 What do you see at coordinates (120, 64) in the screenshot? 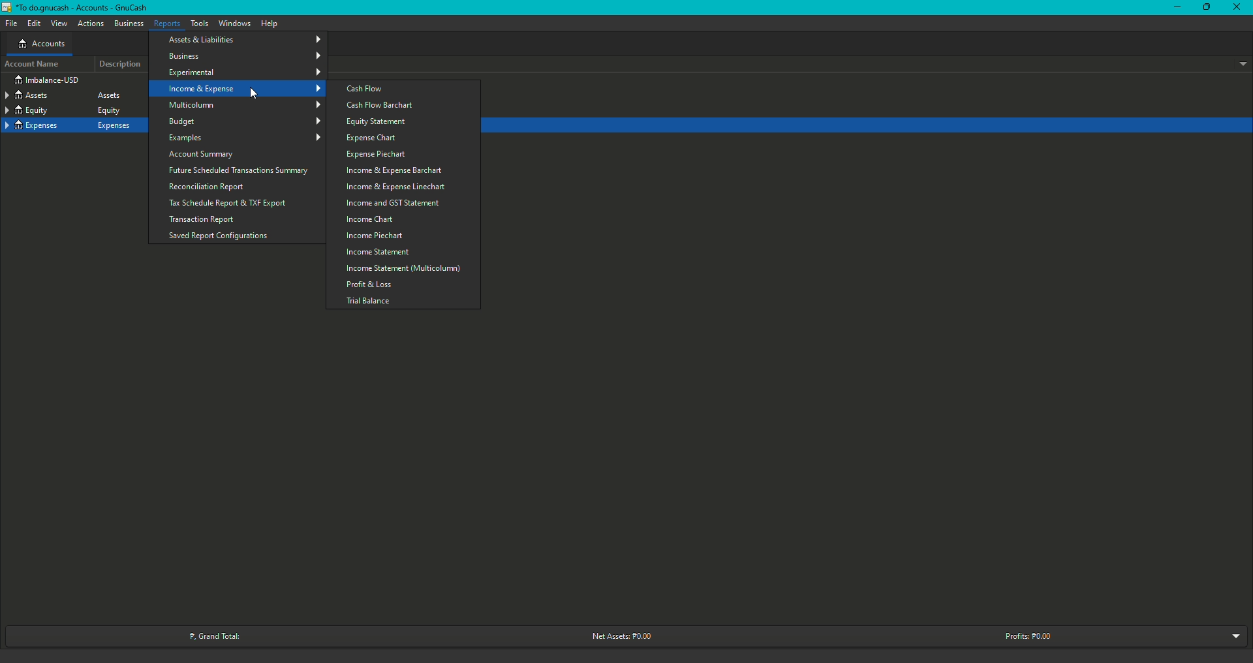
I see `Description` at bounding box center [120, 64].